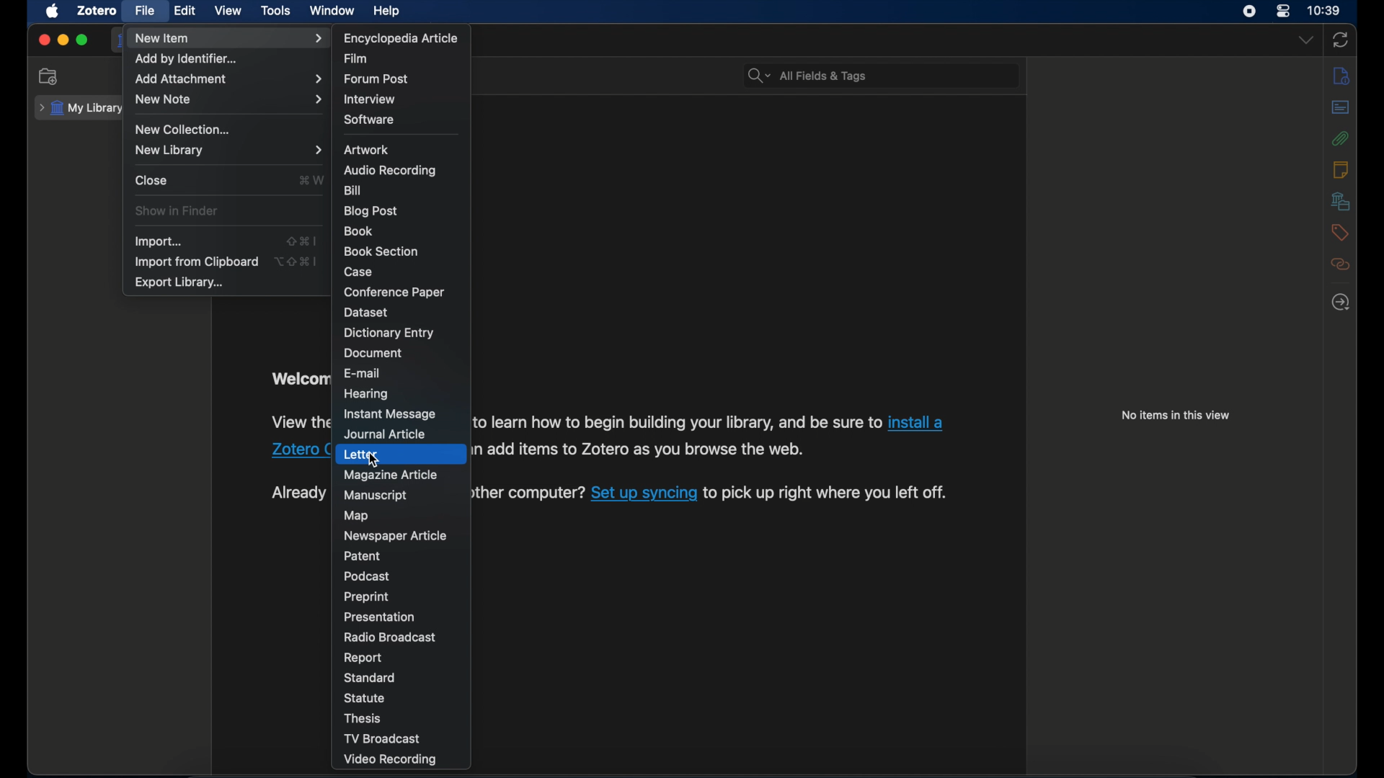 The width and height of the screenshot is (1384, 778). What do you see at coordinates (395, 536) in the screenshot?
I see `newspaper article` at bounding box center [395, 536].